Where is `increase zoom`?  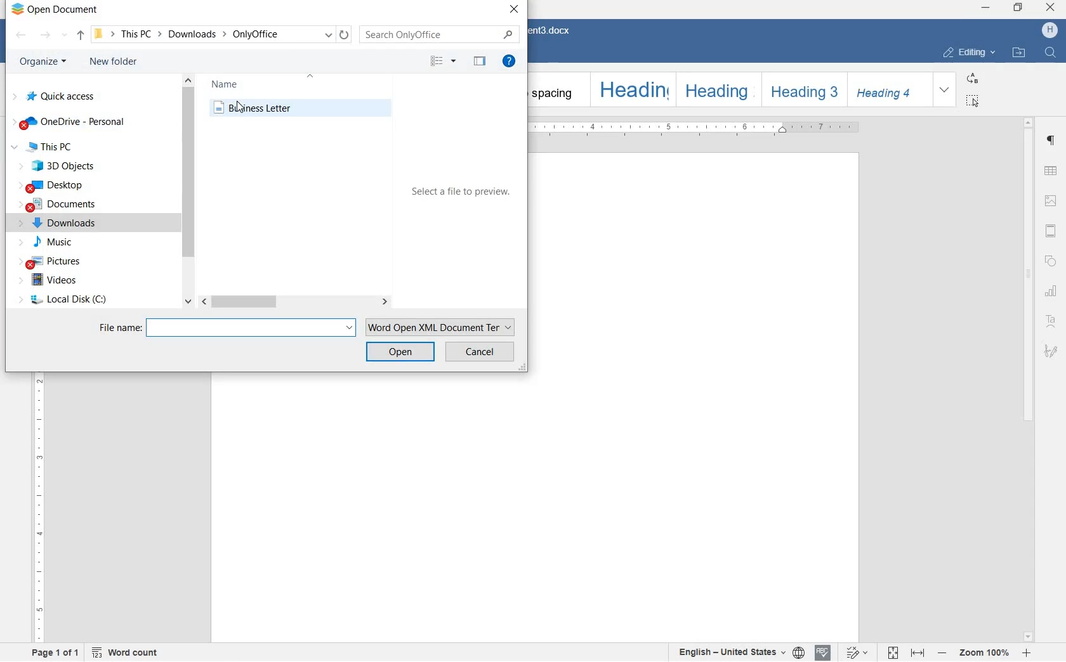
increase zoom is located at coordinates (1029, 651).